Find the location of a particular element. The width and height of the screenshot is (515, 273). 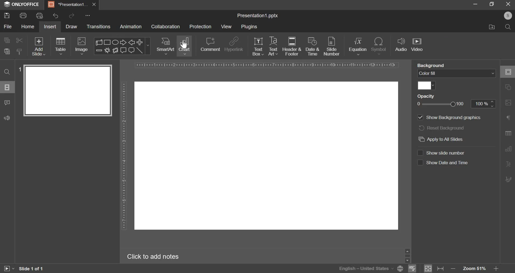

text box is located at coordinates (258, 47).